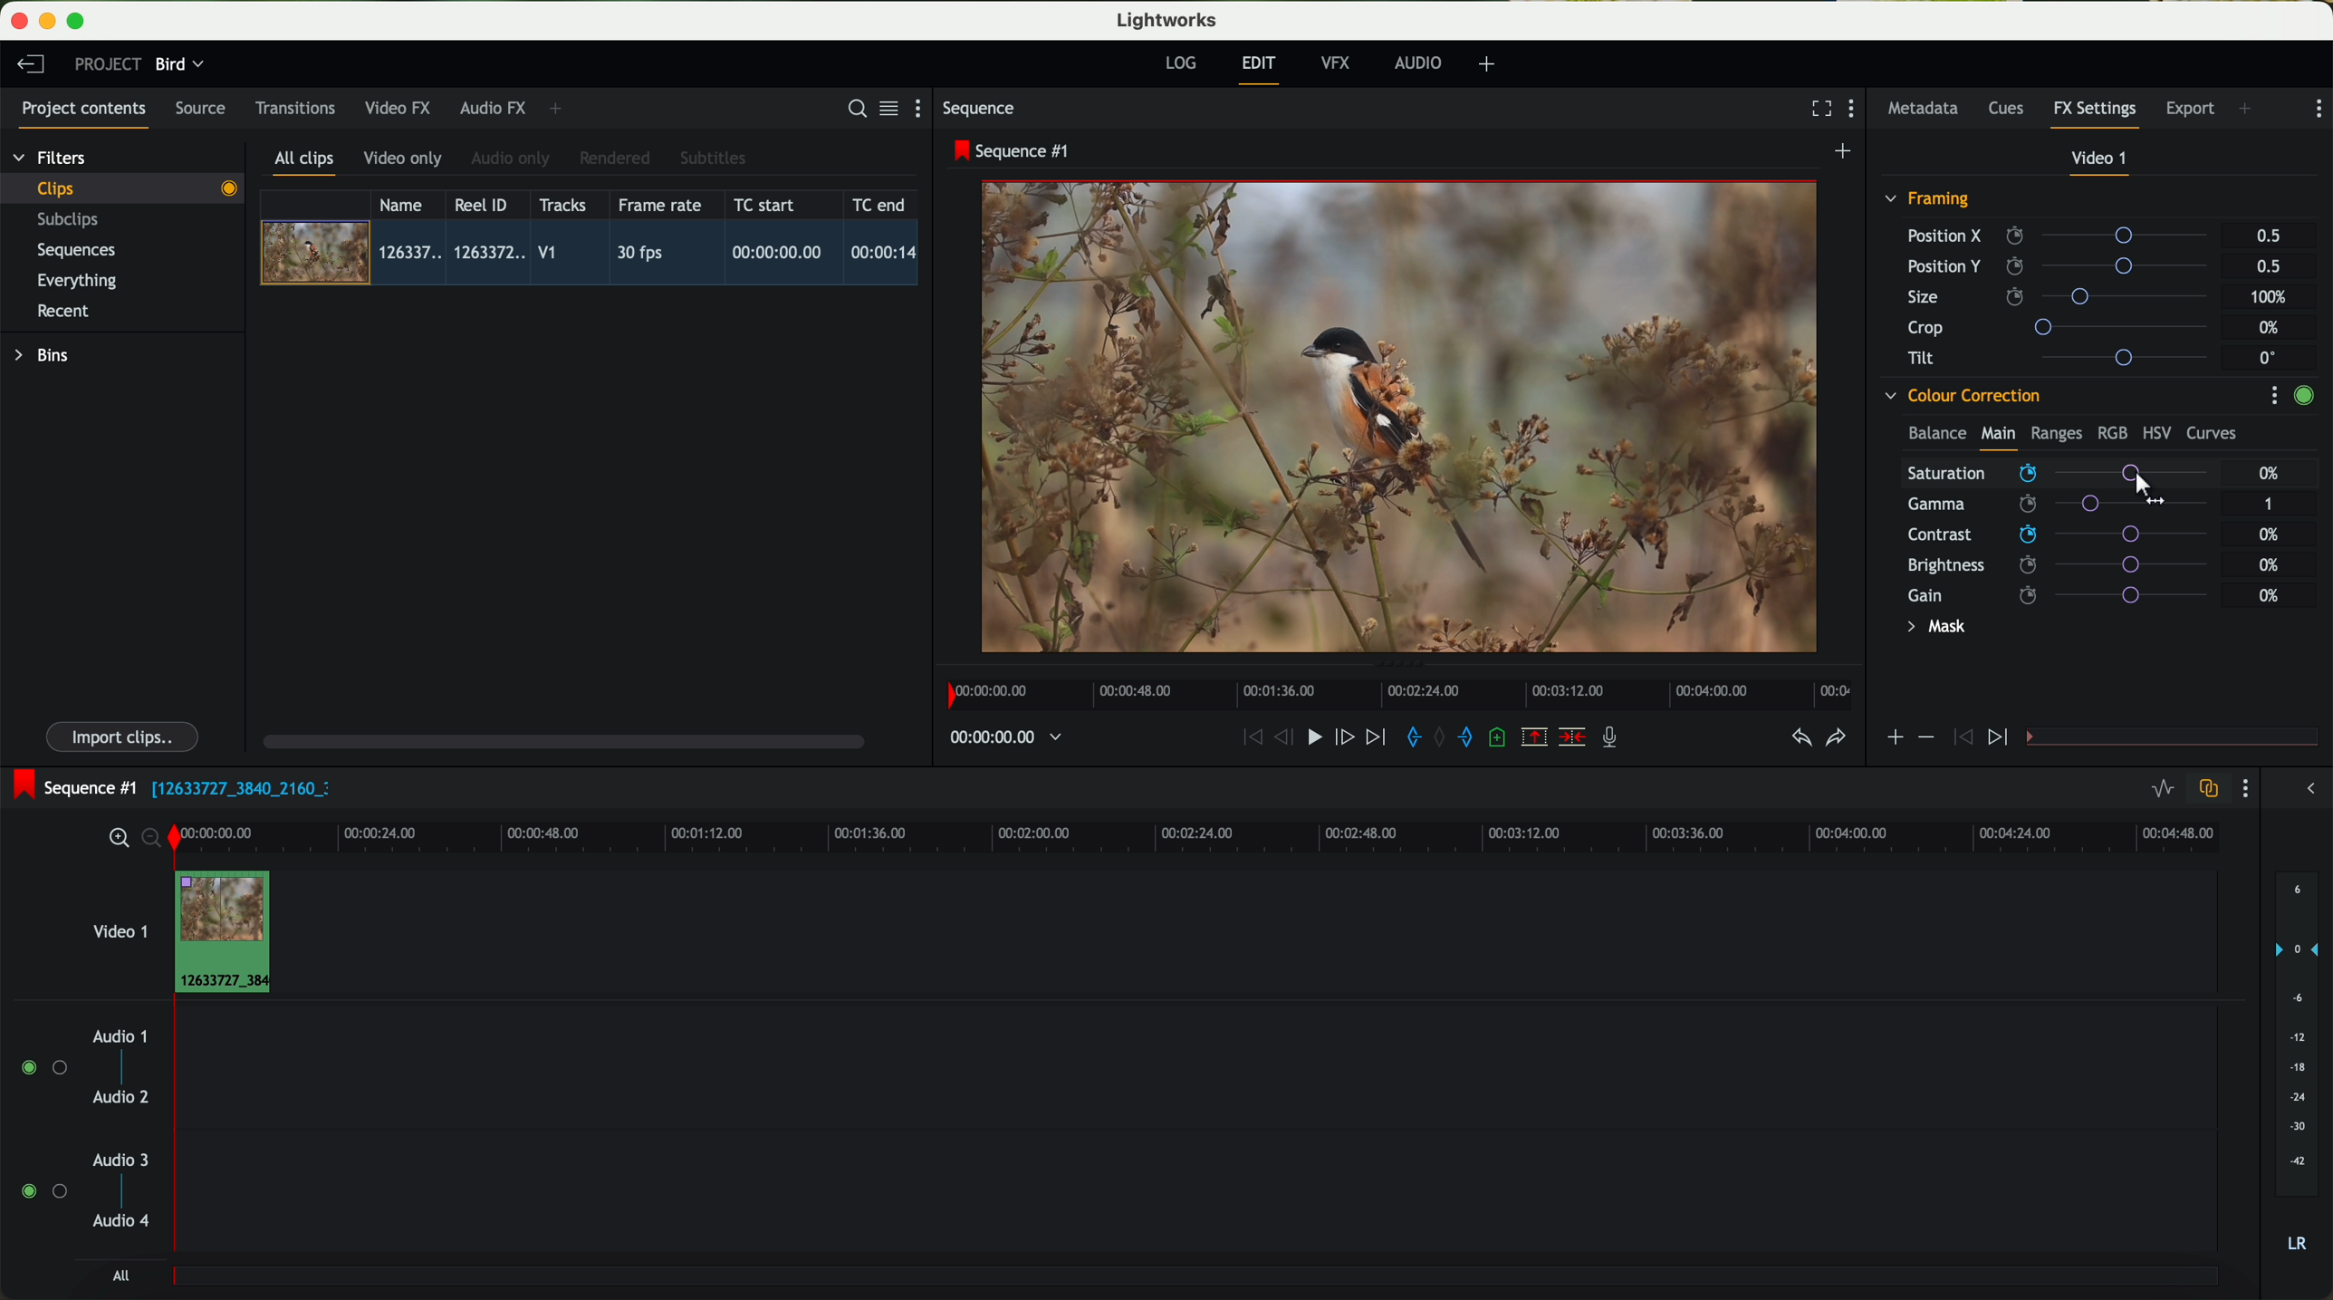 This screenshot has height=1300, width=2333. What do you see at coordinates (1536, 737) in the screenshot?
I see `remove the marked section` at bounding box center [1536, 737].